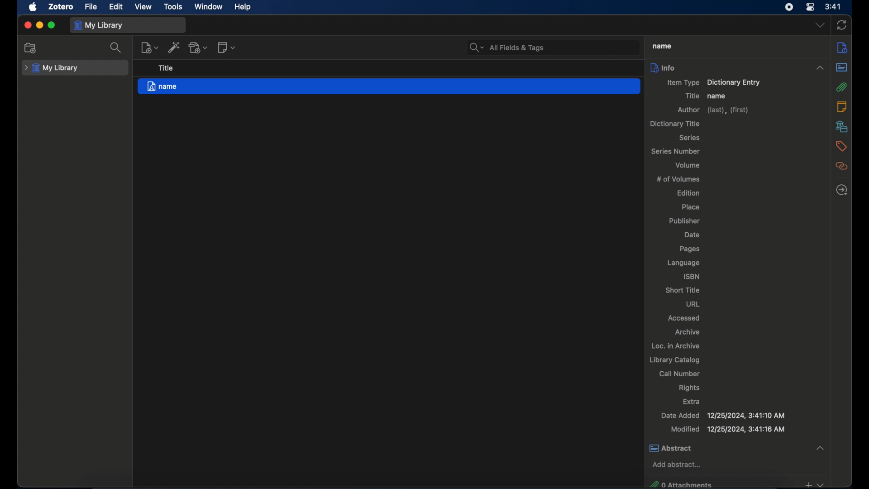 This screenshot has width=869, height=489. Describe the element at coordinates (100, 25) in the screenshot. I see `my library` at that location.